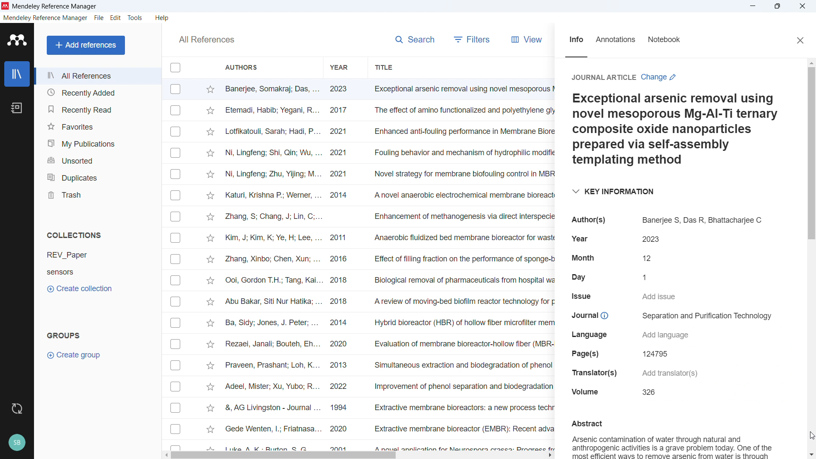 This screenshot has width=816, height=459. I want to click on improvement of phenol separation and biodegradation from saline wastewater, so click(461, 388).